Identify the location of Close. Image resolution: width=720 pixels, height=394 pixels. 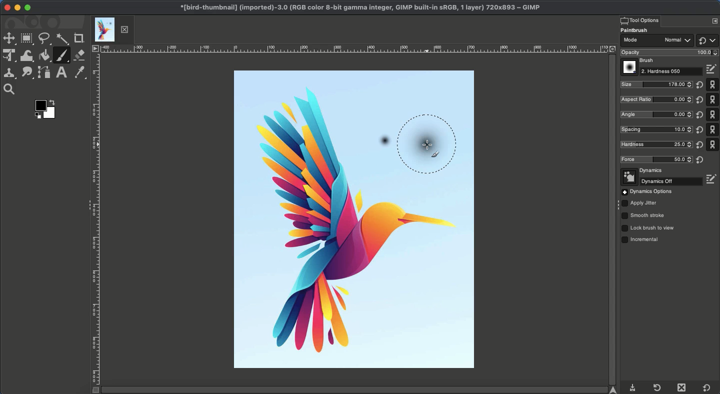
(683, 387).